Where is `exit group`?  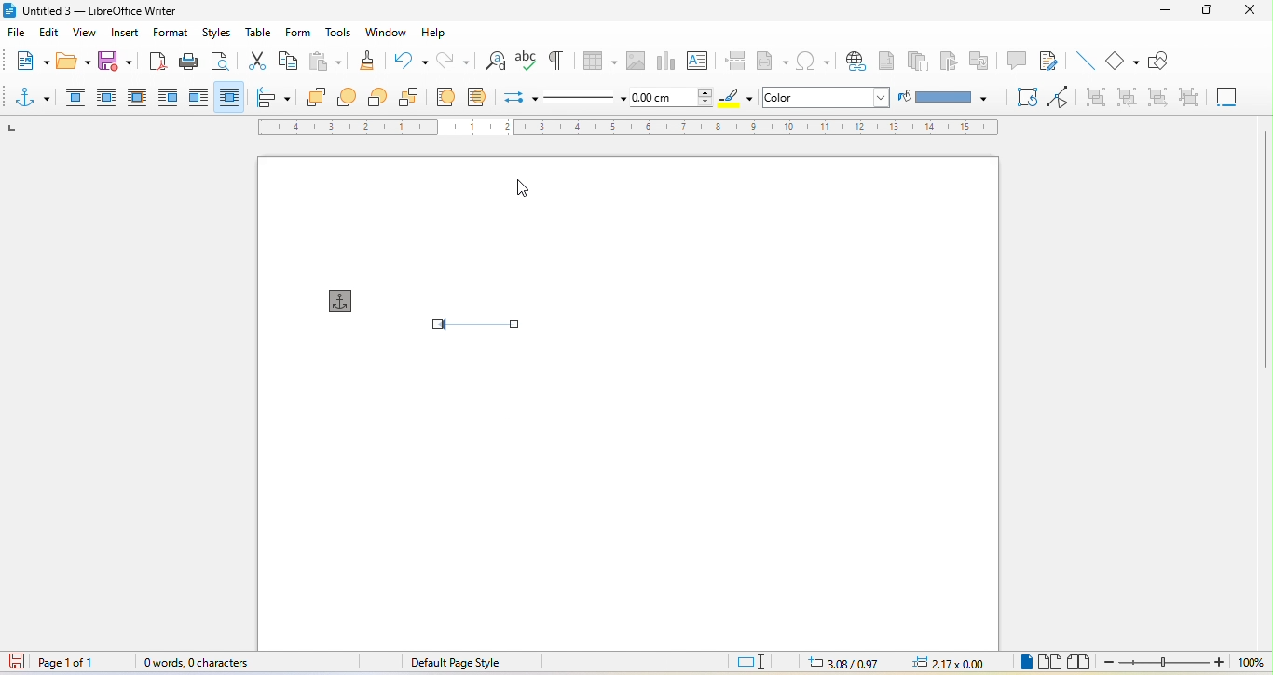 exit group is located at coordinates (1155, 96).